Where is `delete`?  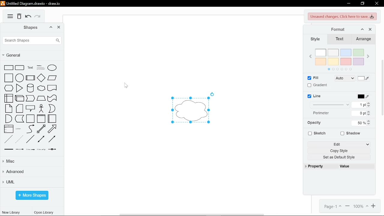
delete is located at coordinates (19, 17).